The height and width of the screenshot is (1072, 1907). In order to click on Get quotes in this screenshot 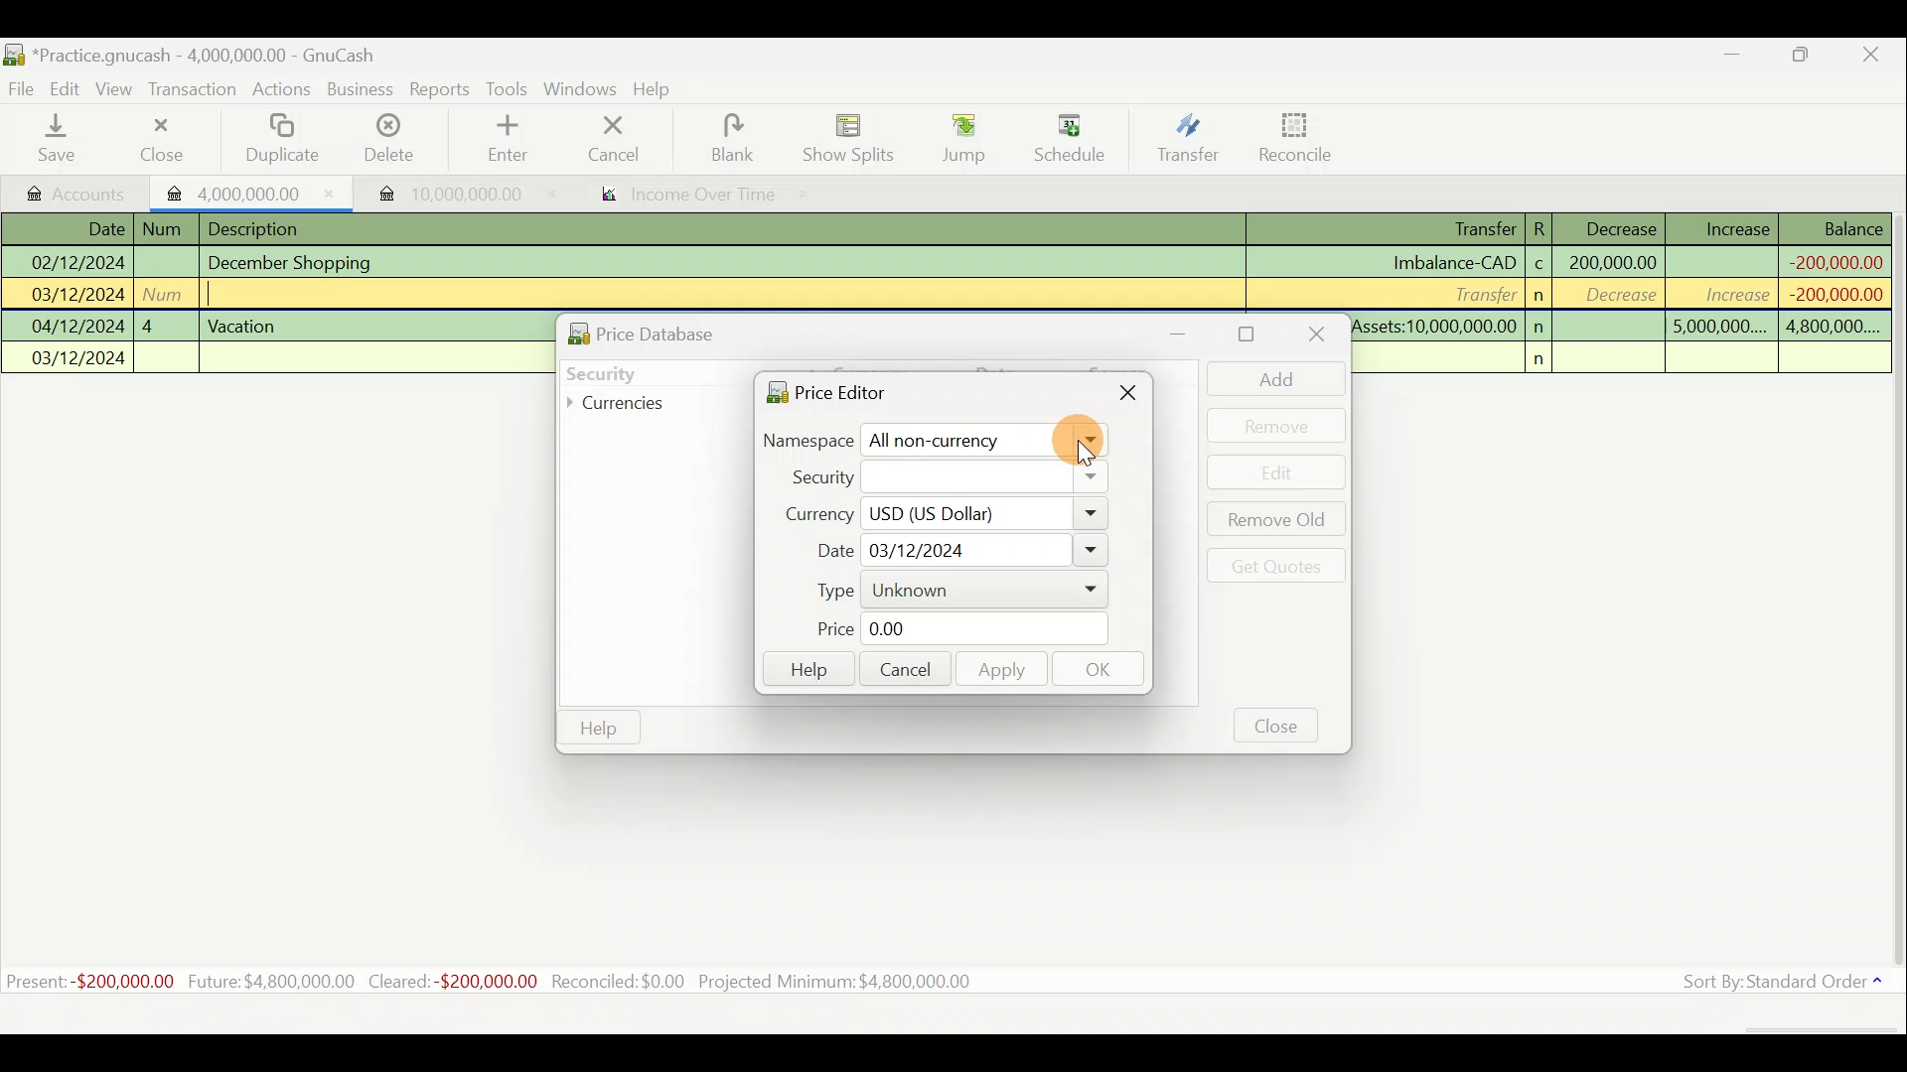, I will do `click(1272, 565)`.